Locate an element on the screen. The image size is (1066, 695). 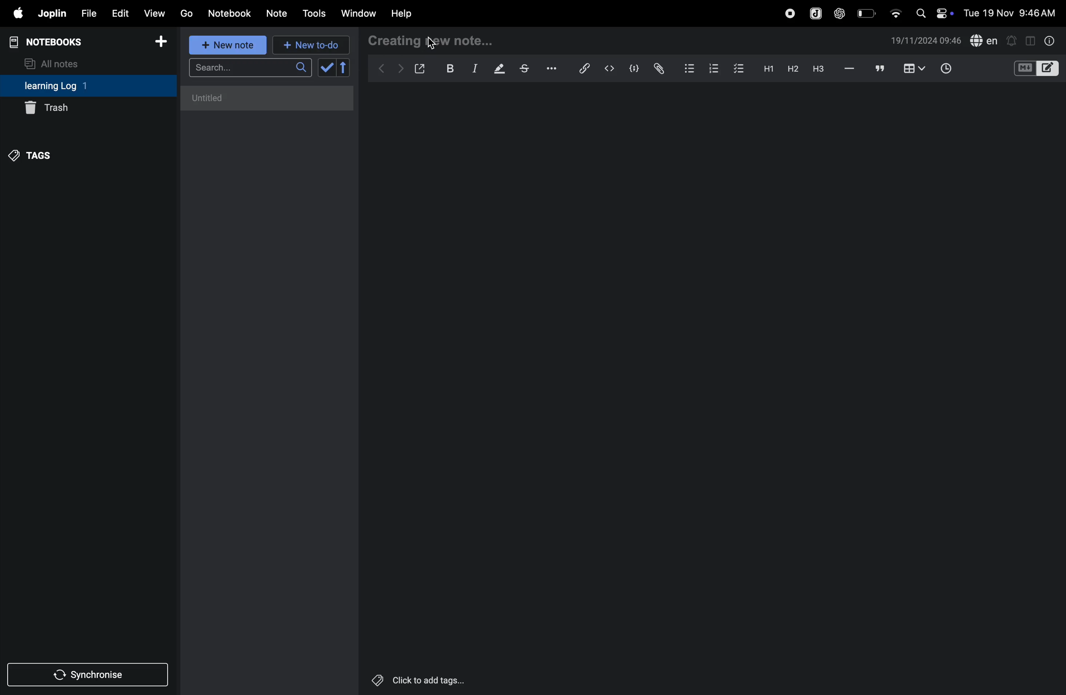
spell check is located at coordinates (984, 41).